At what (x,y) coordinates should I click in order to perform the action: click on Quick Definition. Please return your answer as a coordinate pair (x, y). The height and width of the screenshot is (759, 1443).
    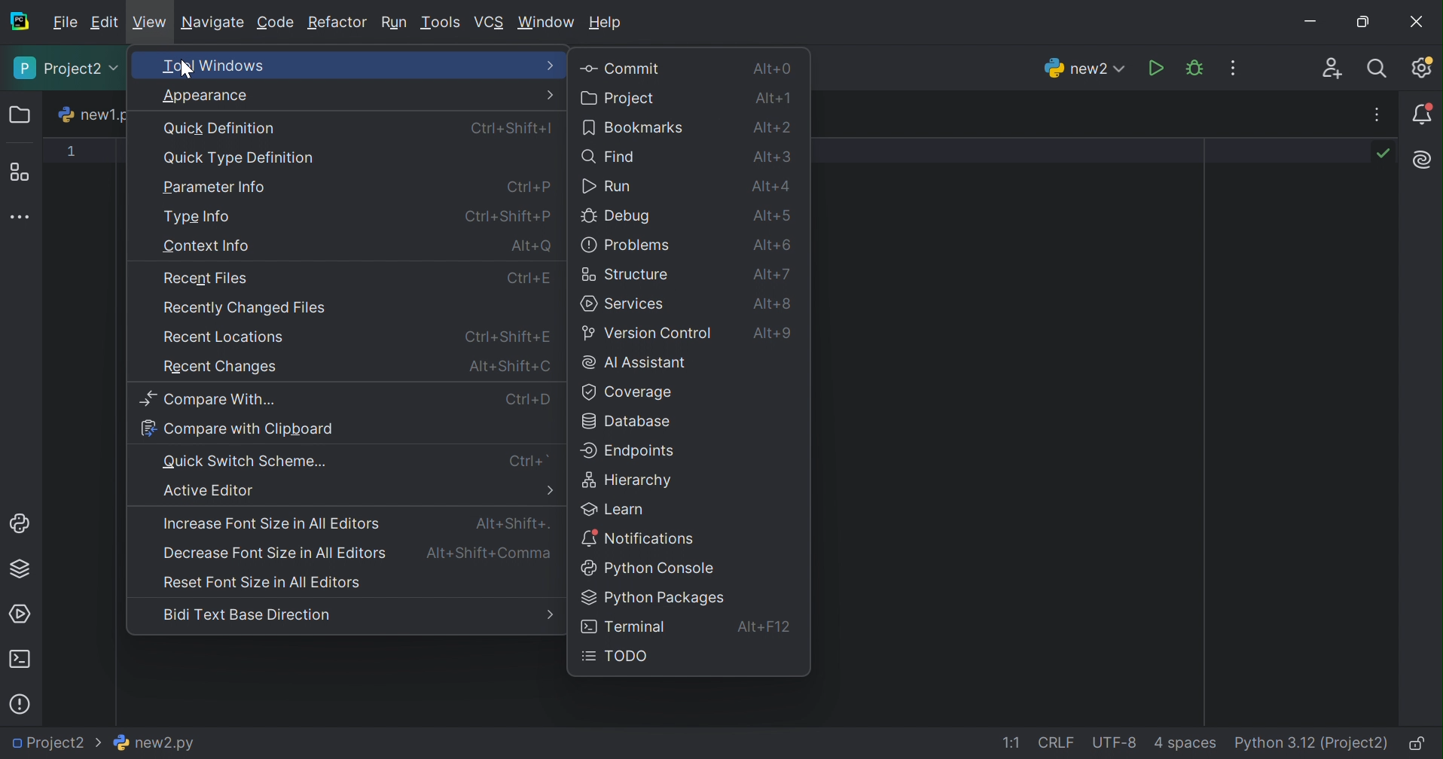
    Looking at the image, I should click on (220, 127).